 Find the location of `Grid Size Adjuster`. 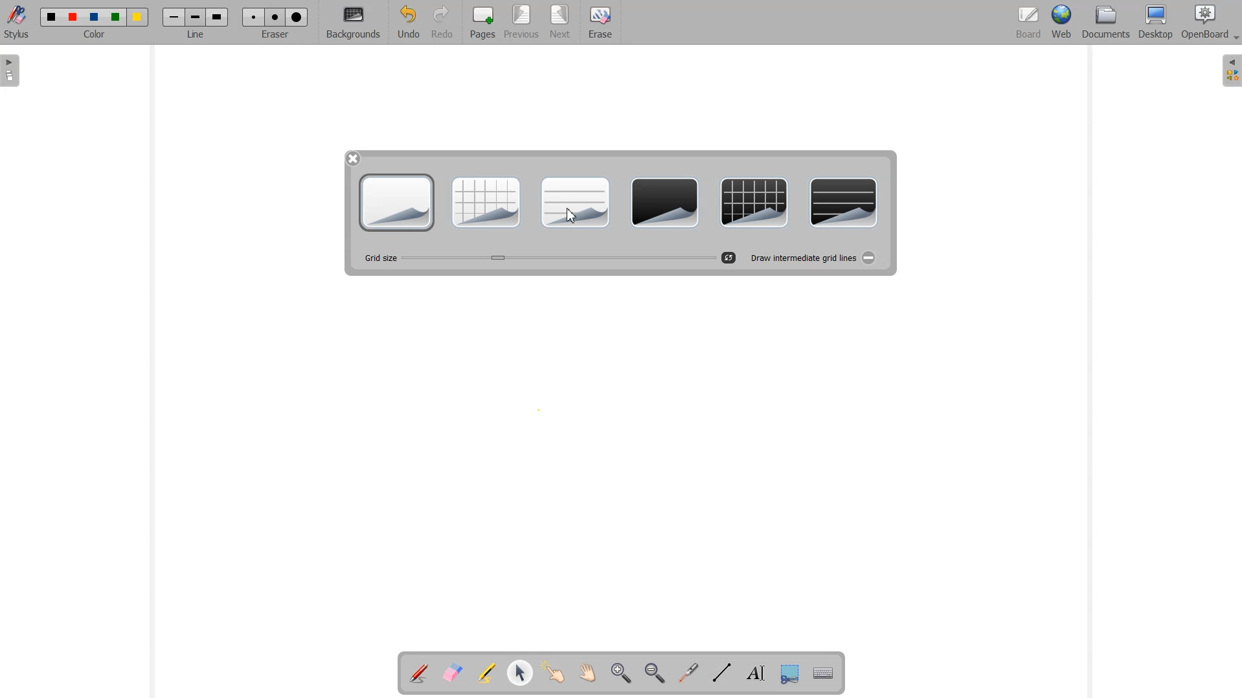

Grid Size Adjuster is located at coordinates (539, 259).